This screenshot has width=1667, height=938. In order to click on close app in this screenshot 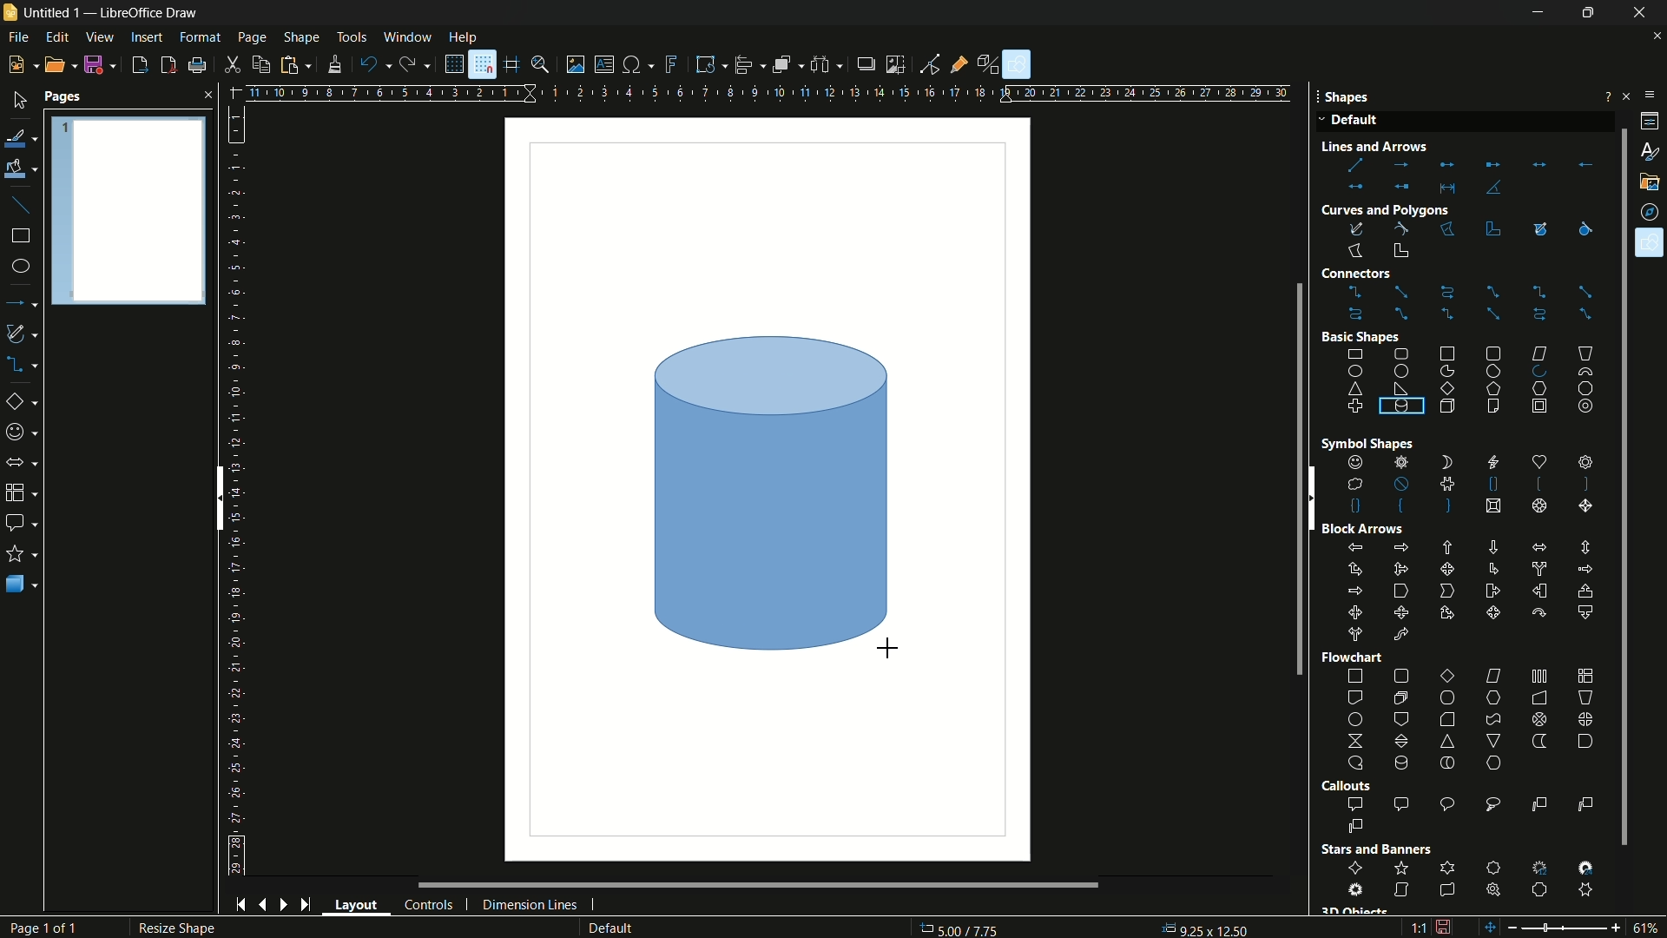, I will do `click(1644, 13)`.